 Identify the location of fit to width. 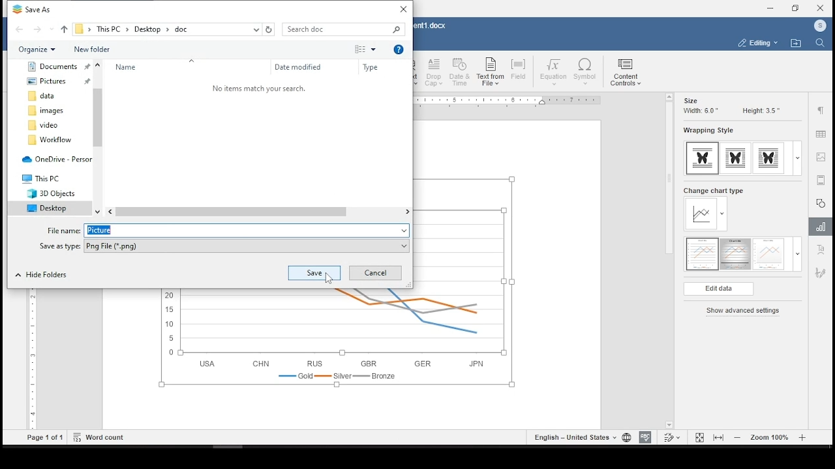
(720, 436).